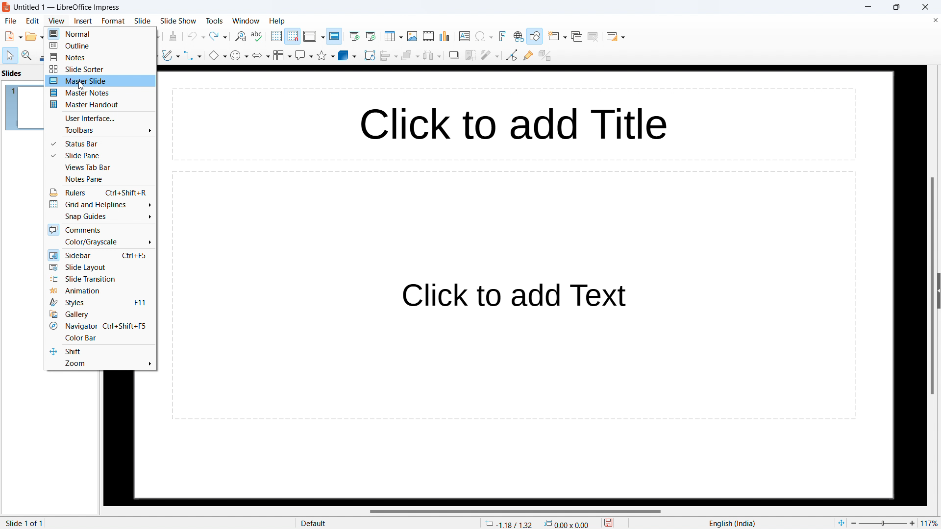 The width and height of the screenshot is (941, 529). I want to click on insert chart, so click(445, 36).